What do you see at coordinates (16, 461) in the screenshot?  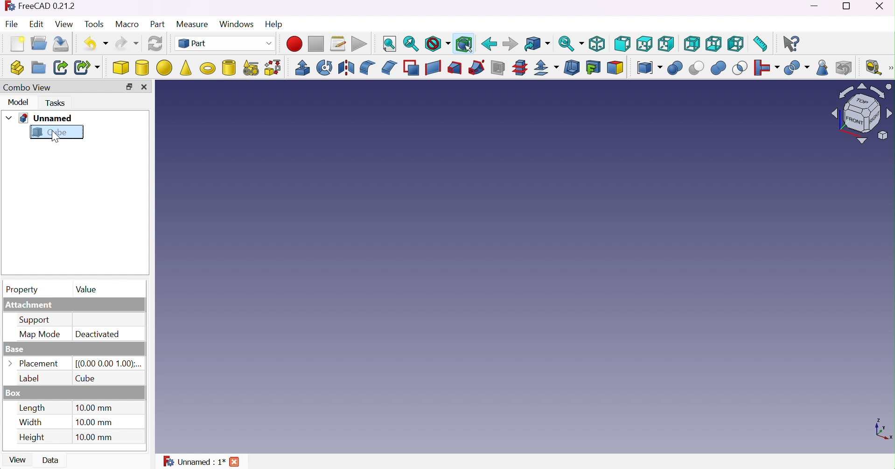 I see `View` at bounding box center [16, 461].